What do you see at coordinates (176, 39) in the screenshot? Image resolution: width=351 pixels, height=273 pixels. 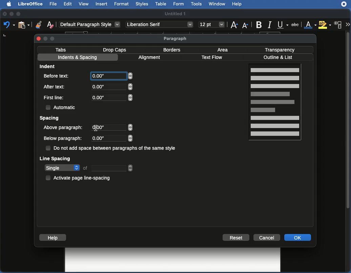 I see `Paragraph` at bounding box center [176, 39].